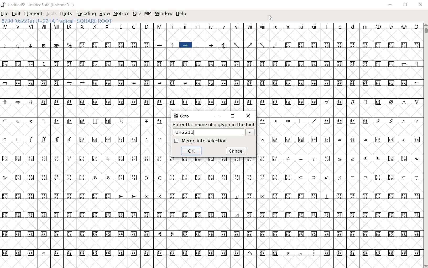  I want to click on ELEMENT, so click(34, 13).